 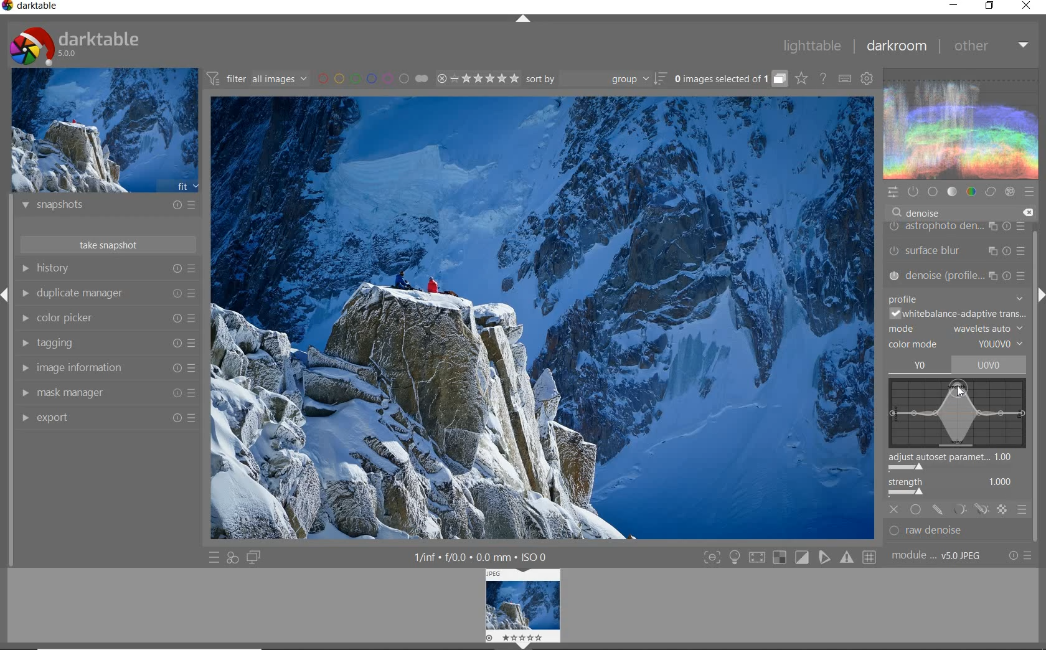 I want to click on COLOR MODE: YOUOVO, so click(x=956, y=345).